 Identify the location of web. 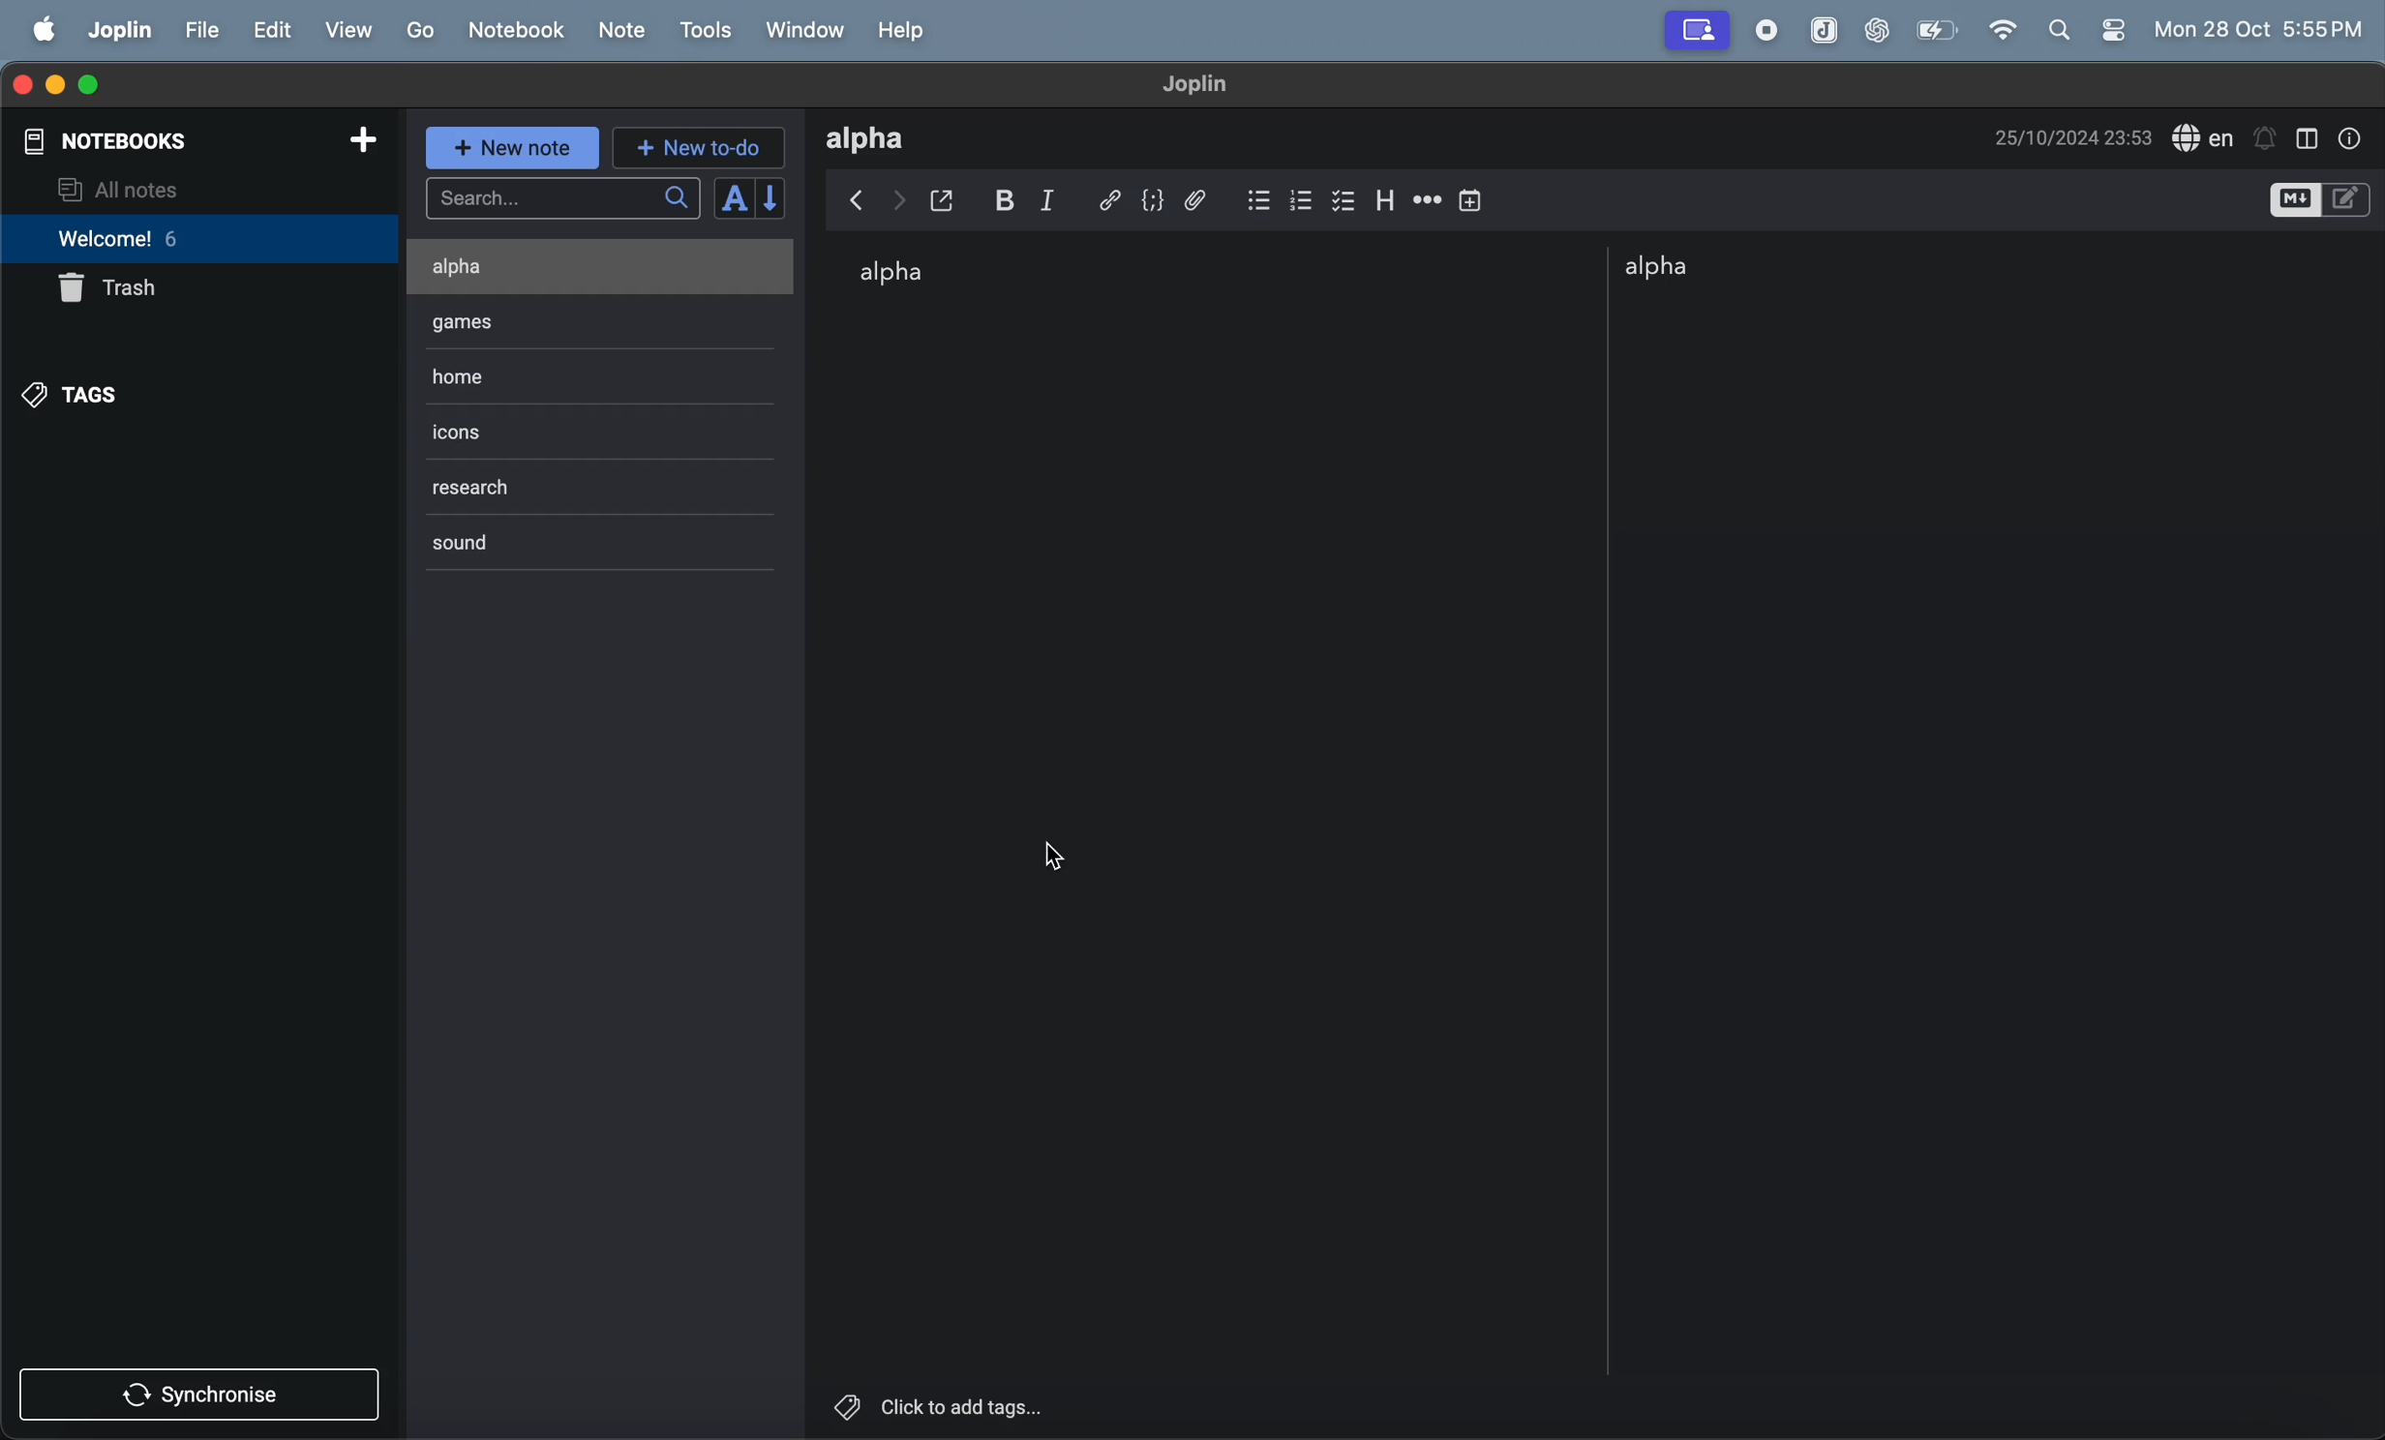
(1697, 30).